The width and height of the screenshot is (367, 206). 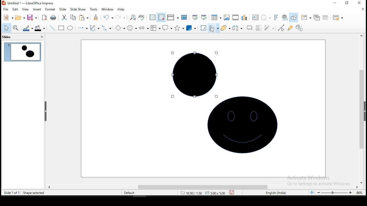 I want to click on close pane, so click(x=41, y=37).